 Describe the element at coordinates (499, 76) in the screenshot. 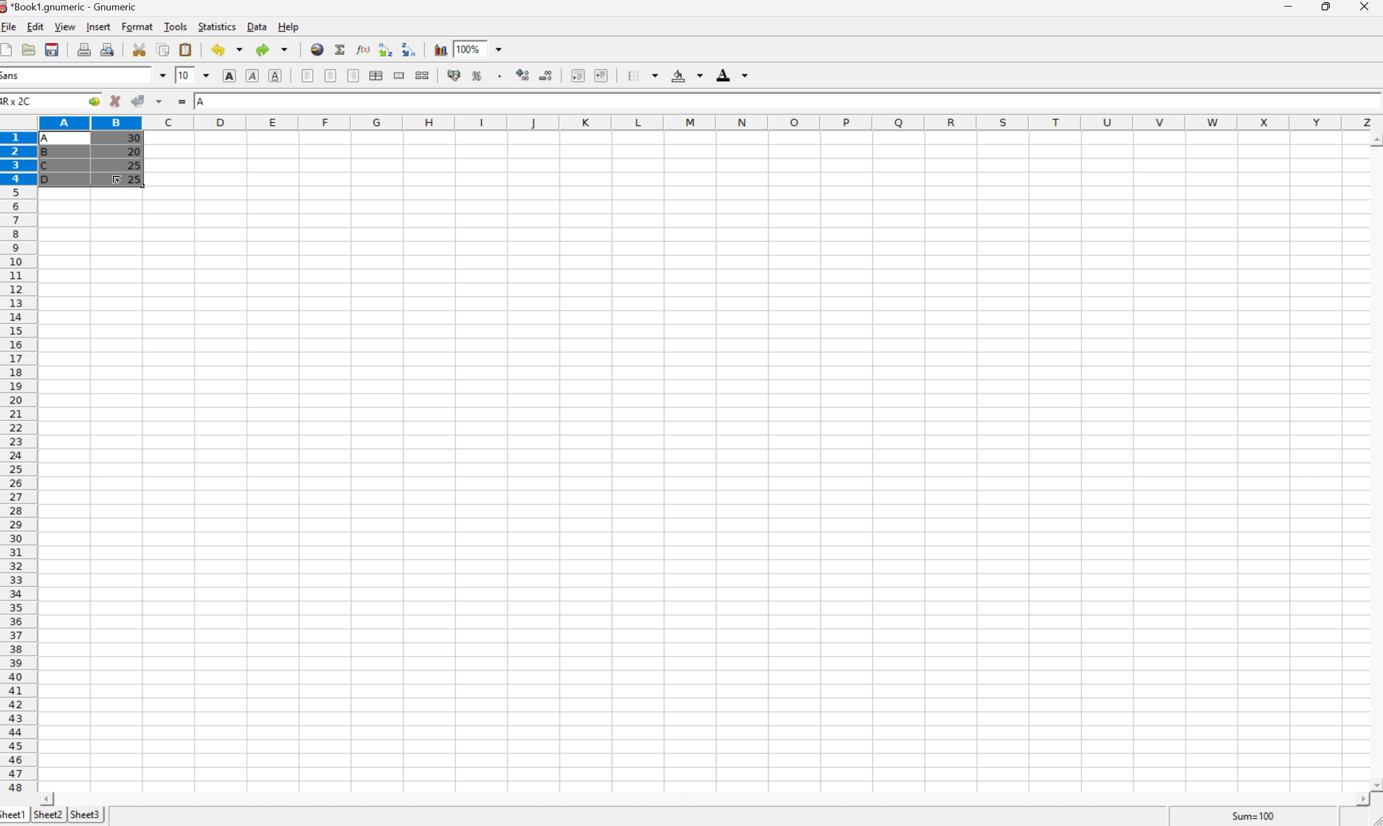

I see `Set the format of the selected cells to include a thousands separator` at that location.